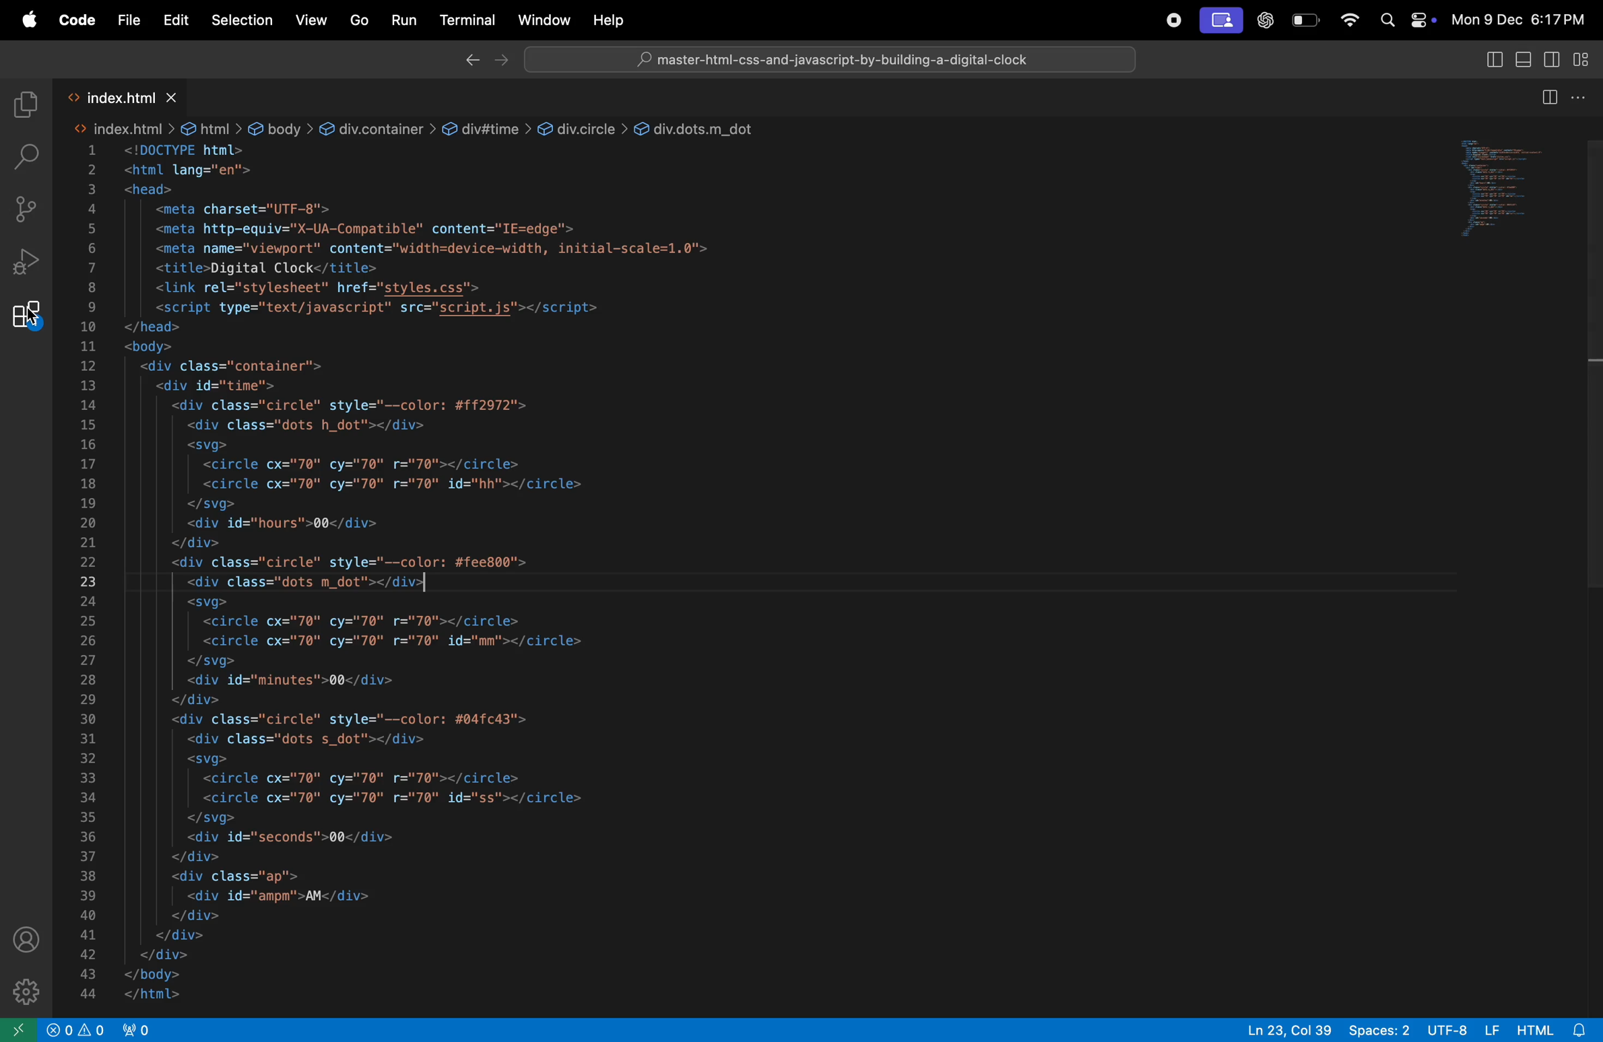  Describe the element at coordinates (424, 584) in the screenshot. I see `cursor` at that location.